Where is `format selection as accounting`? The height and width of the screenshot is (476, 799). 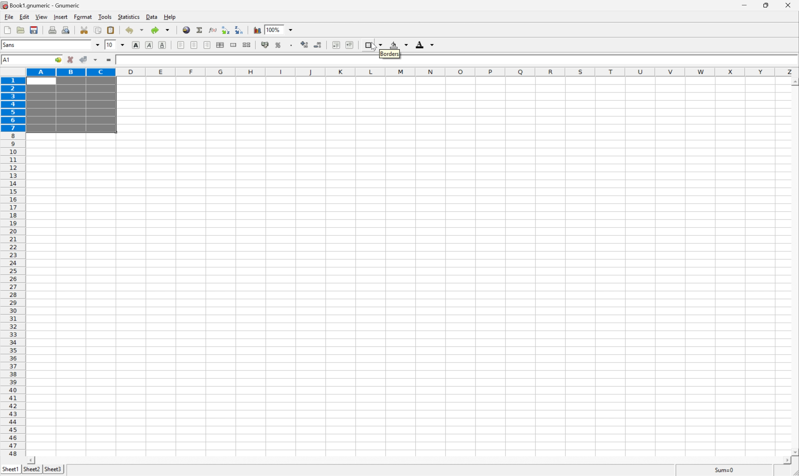
format selection as accounting is located at coordinates (265, 45).